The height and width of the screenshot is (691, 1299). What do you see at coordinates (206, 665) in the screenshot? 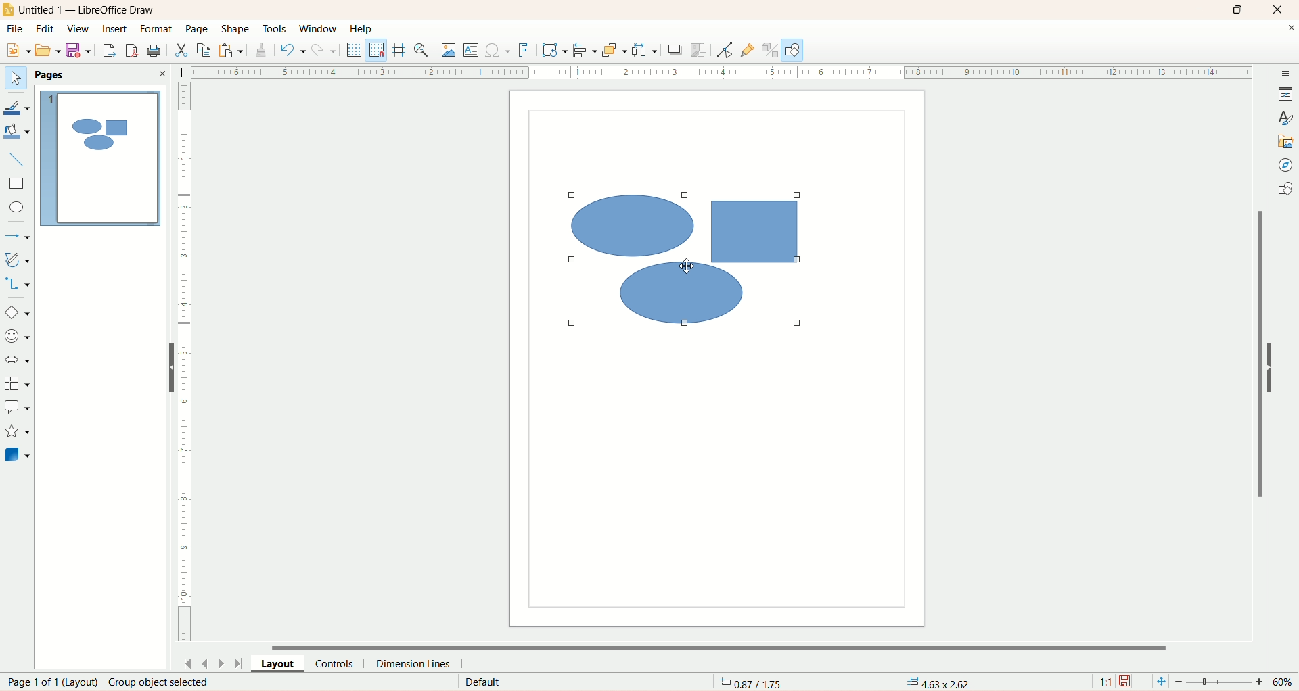
I see `previous` at bounding box center [206, 665].